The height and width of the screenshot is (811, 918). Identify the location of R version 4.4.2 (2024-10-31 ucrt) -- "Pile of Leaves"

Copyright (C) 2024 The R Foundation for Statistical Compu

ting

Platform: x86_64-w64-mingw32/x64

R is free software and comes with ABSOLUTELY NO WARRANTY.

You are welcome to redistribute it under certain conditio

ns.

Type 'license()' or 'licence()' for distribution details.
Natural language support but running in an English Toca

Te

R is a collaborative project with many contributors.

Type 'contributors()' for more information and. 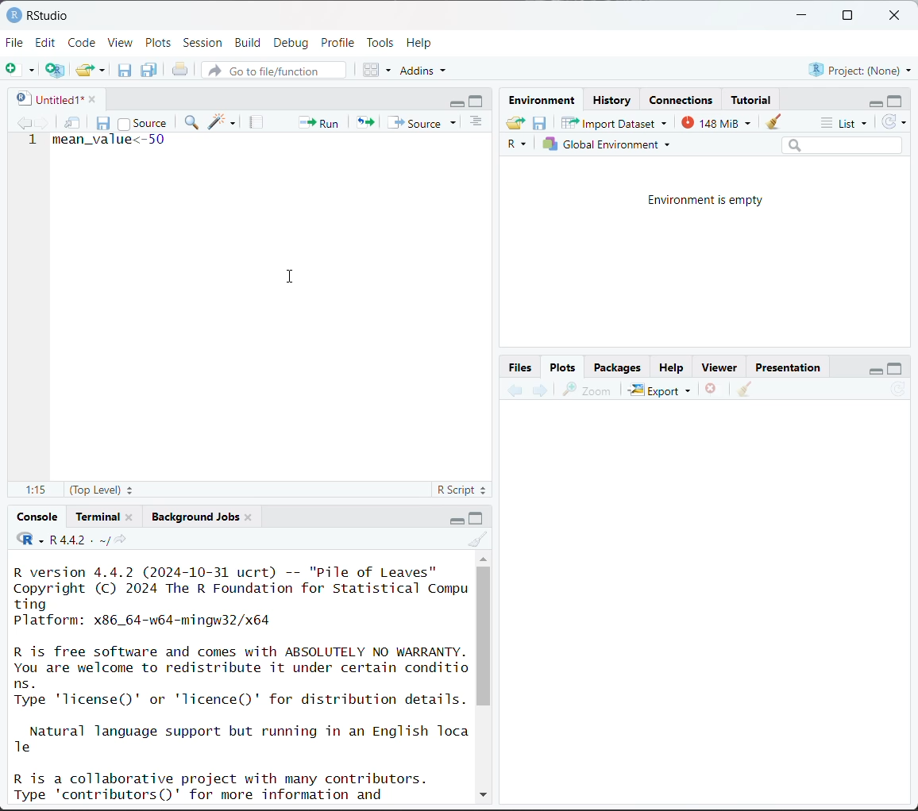
(242, 682).